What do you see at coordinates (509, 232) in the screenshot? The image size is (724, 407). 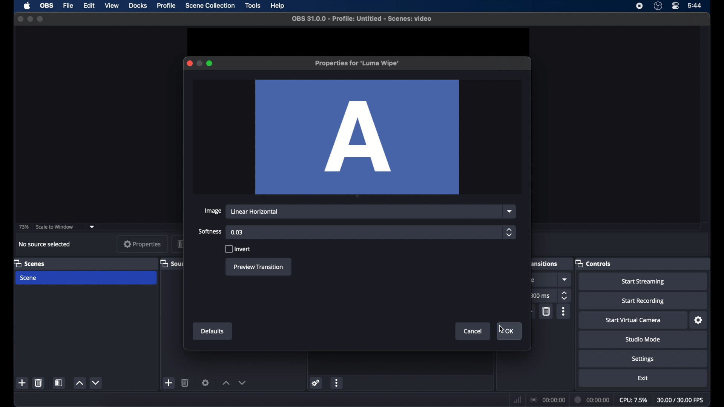 I see `stepper buttons` at bounding box center [509, 232].